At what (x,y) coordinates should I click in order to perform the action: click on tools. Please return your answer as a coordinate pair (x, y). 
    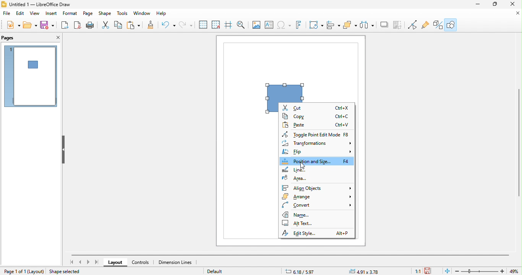
    Looking at the image, I should click on (123, 14).